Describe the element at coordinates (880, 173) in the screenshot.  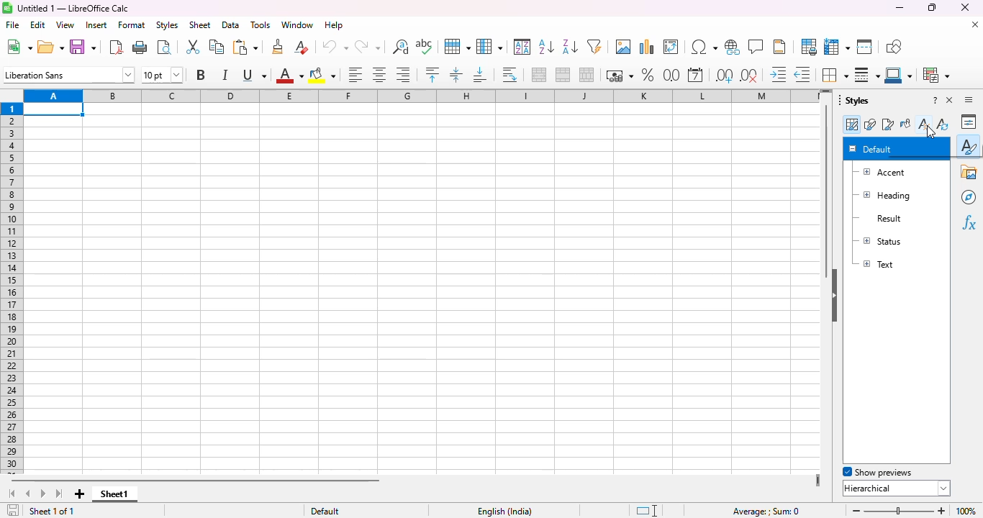
I see `accent` at that location.